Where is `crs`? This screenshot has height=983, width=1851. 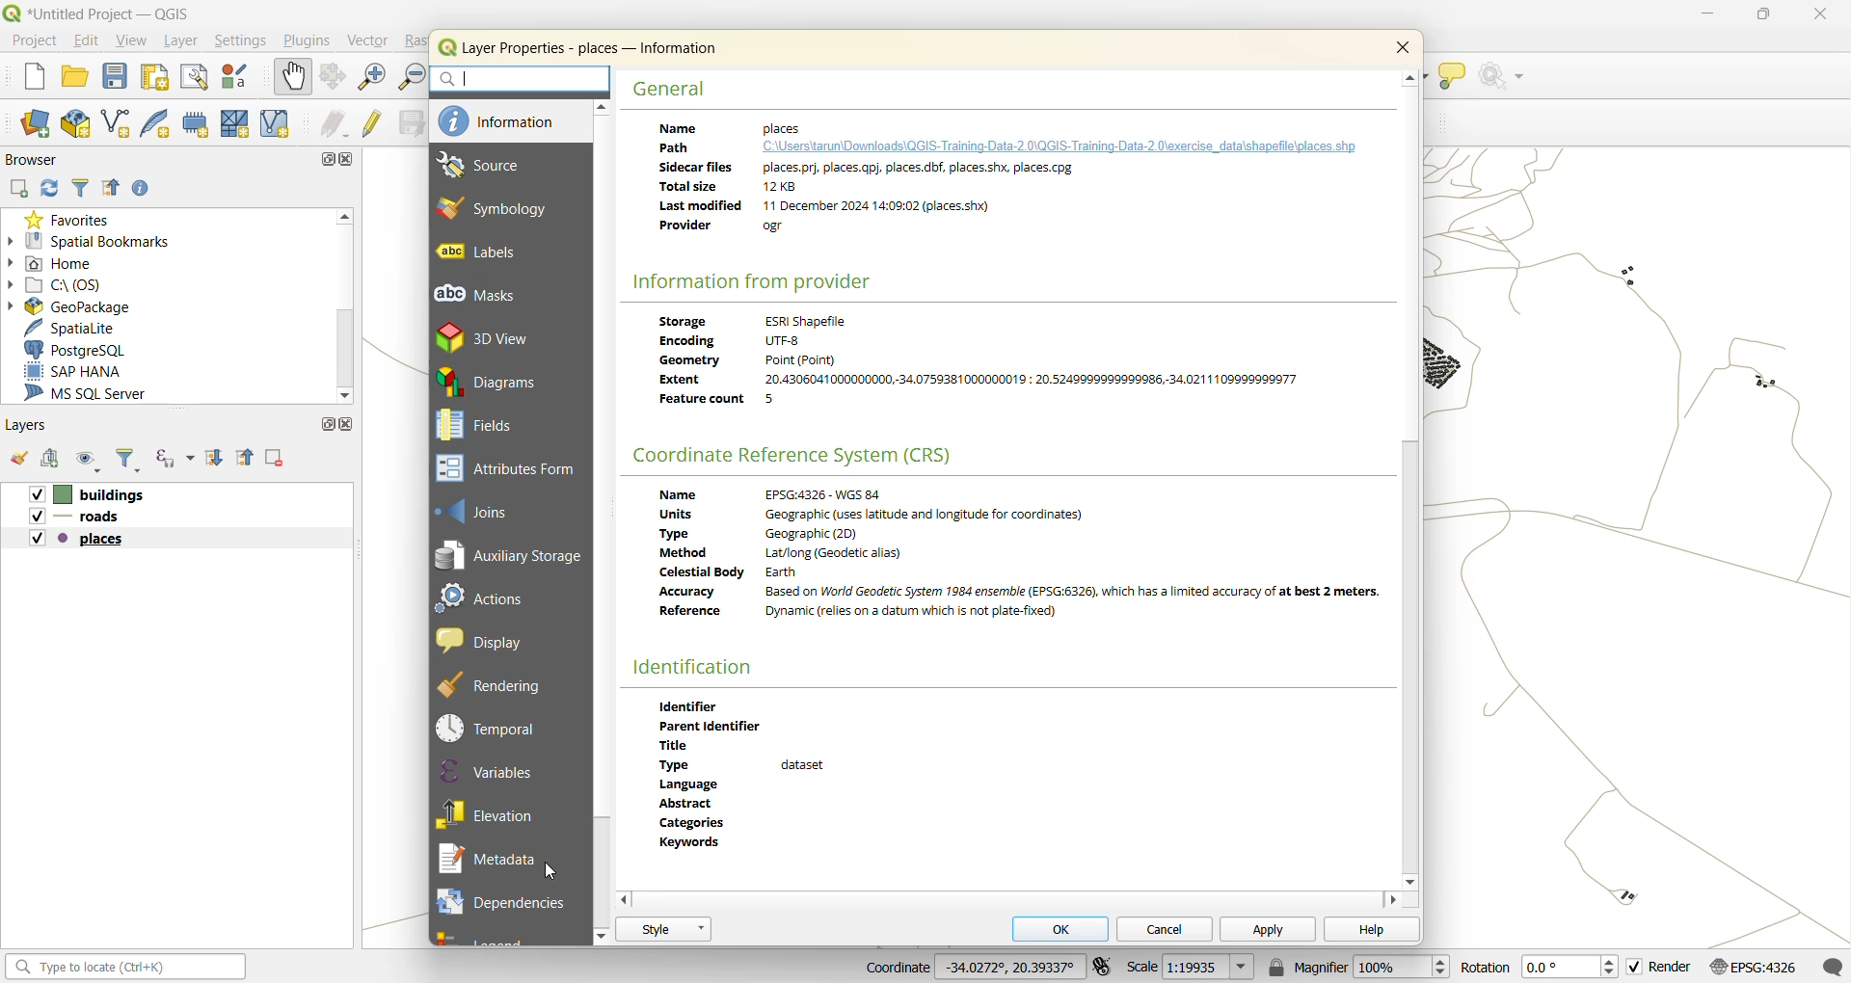
crs is located at coordinates (802, 454).